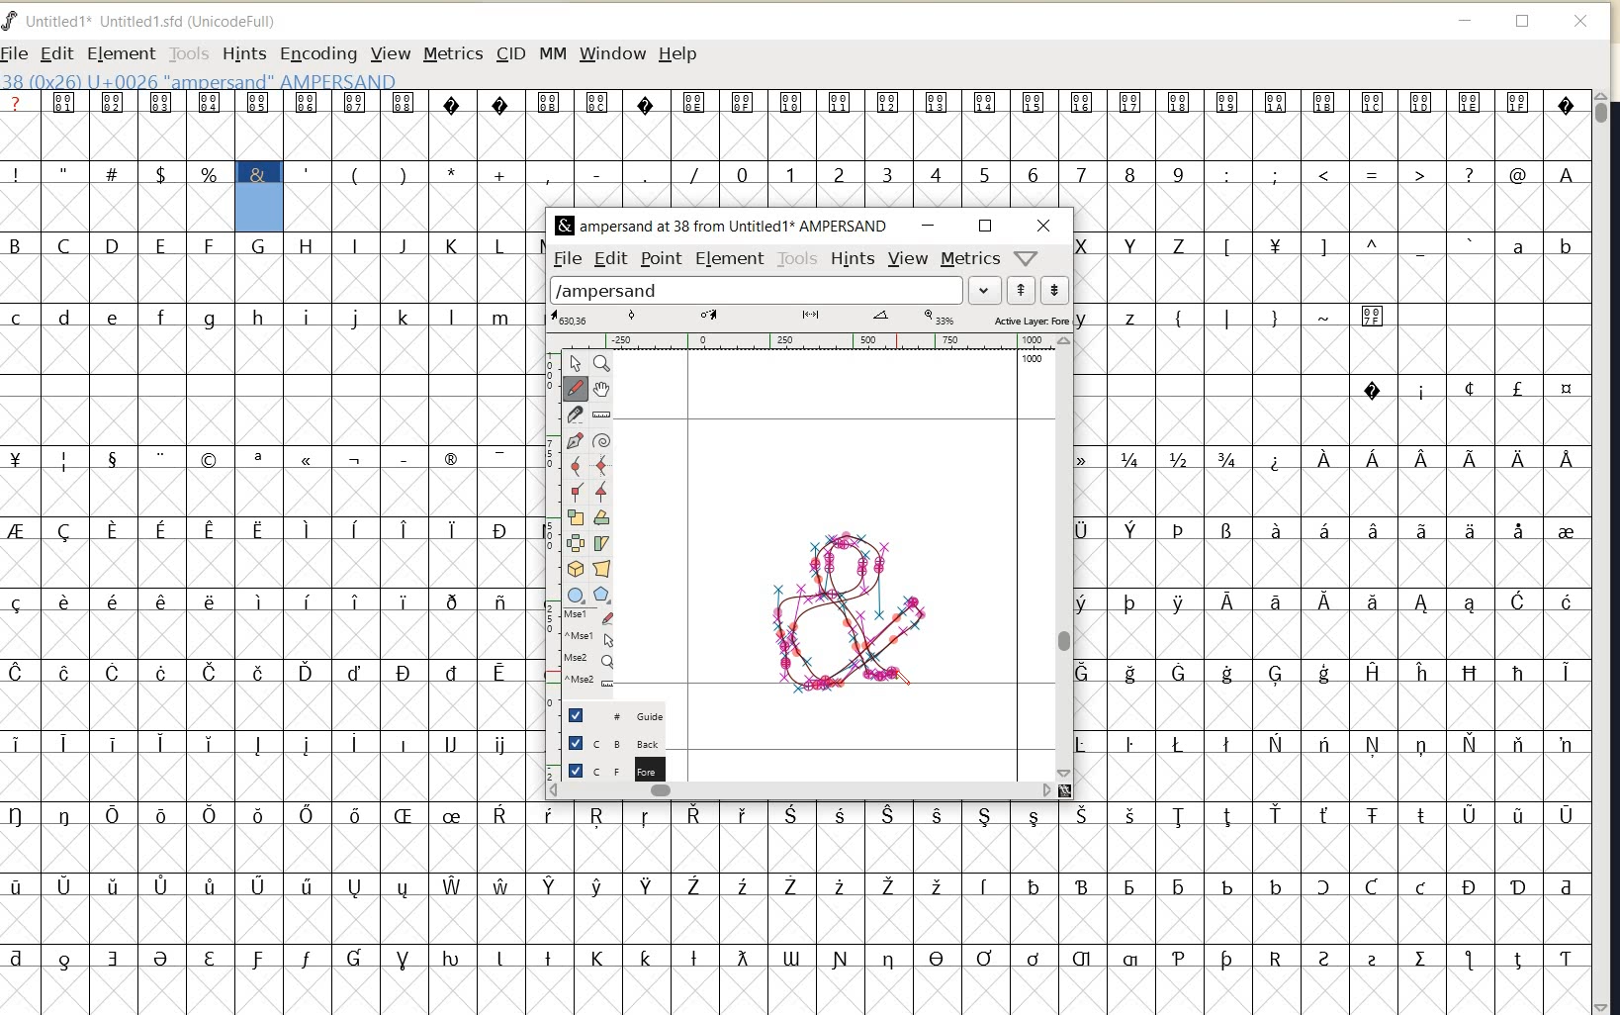  I want to click on cut splines in two, so click(574, 415).